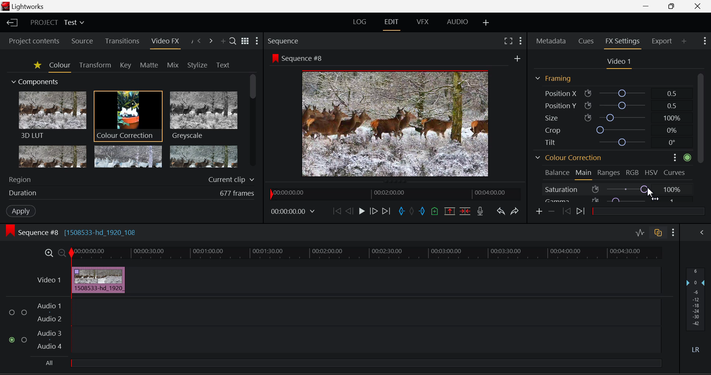  I want to click on Toggle between title and list view, so click(245, 40).